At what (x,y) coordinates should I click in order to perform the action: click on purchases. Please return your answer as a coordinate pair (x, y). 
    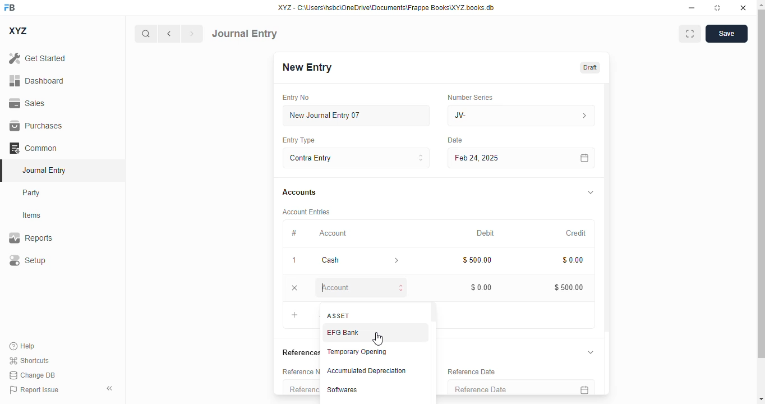
    Looking at the image, I should click on (37, 126).